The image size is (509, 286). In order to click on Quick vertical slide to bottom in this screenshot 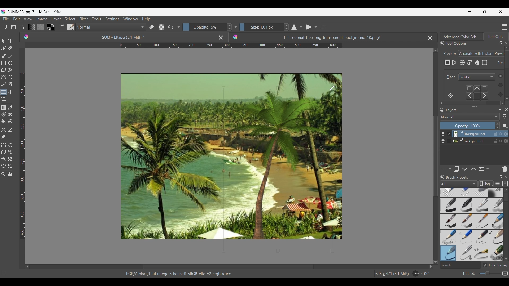, I will do `click(507, 103)`.